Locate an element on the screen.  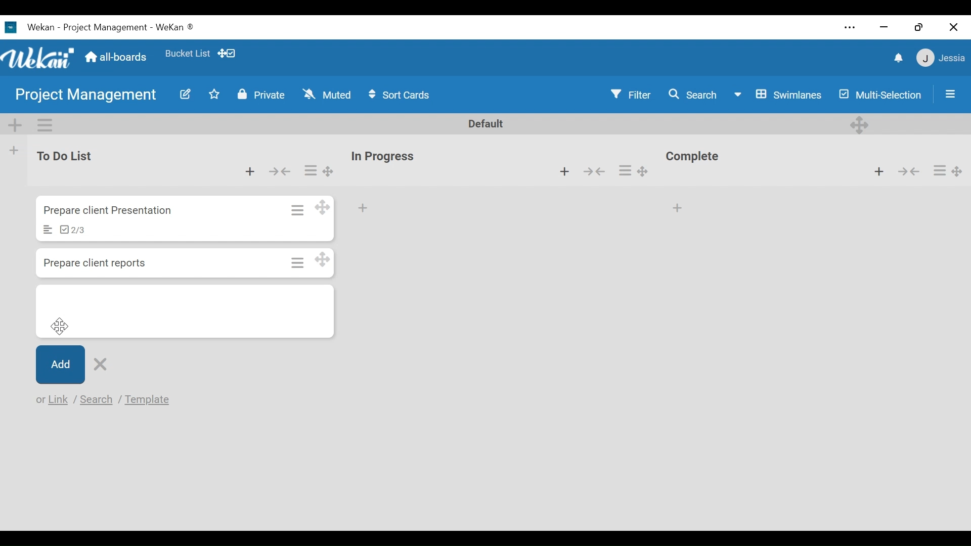
Desktop drag handles is located at coordinates (324, 207).